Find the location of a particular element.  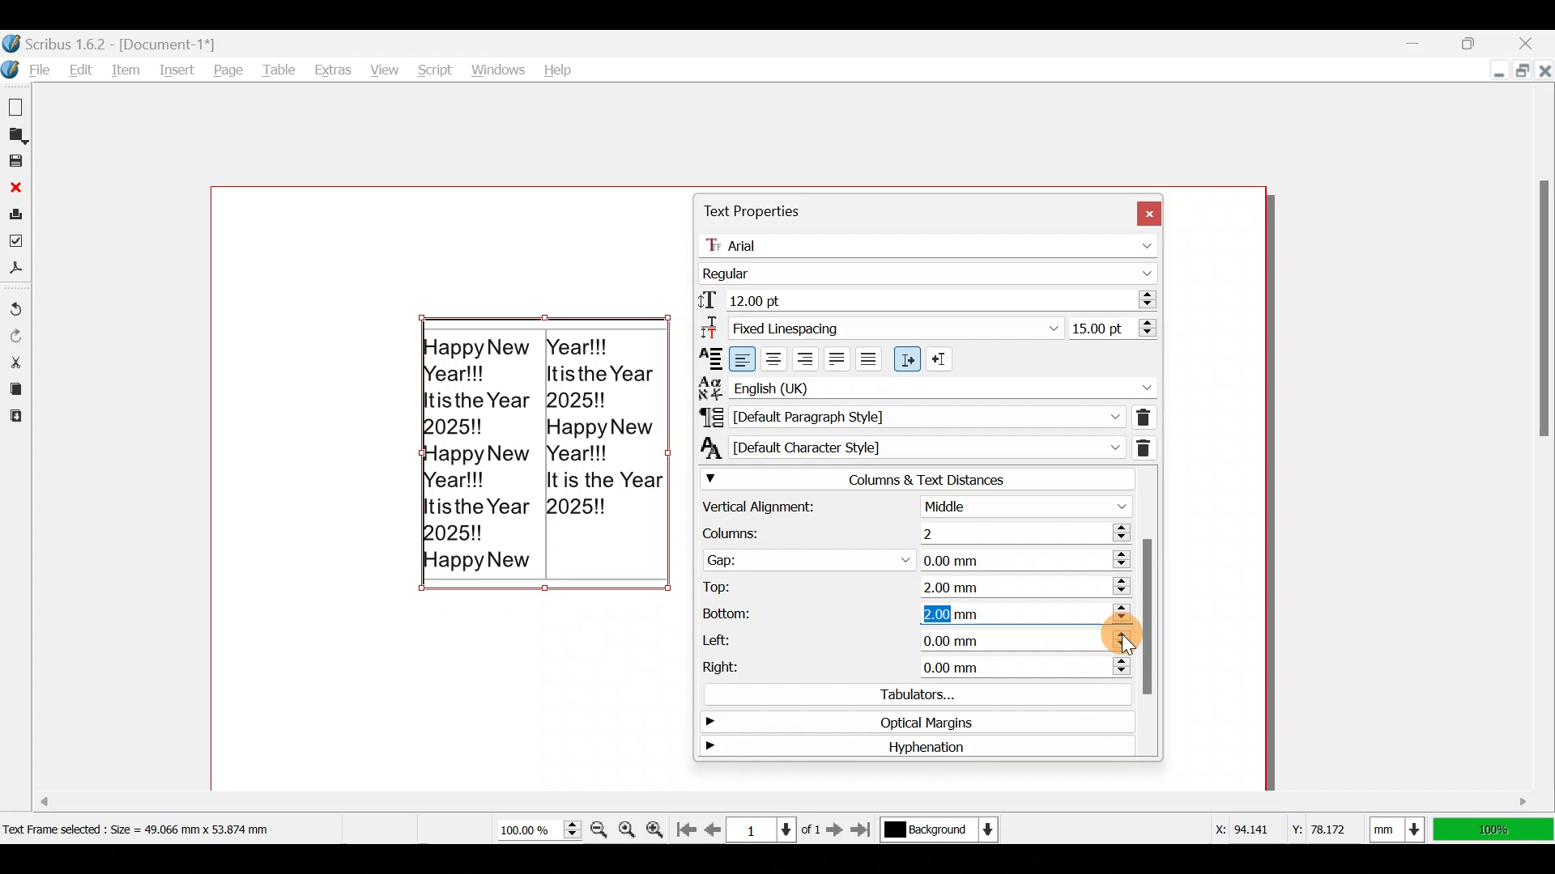

Script is located at coordinates (432, 66).